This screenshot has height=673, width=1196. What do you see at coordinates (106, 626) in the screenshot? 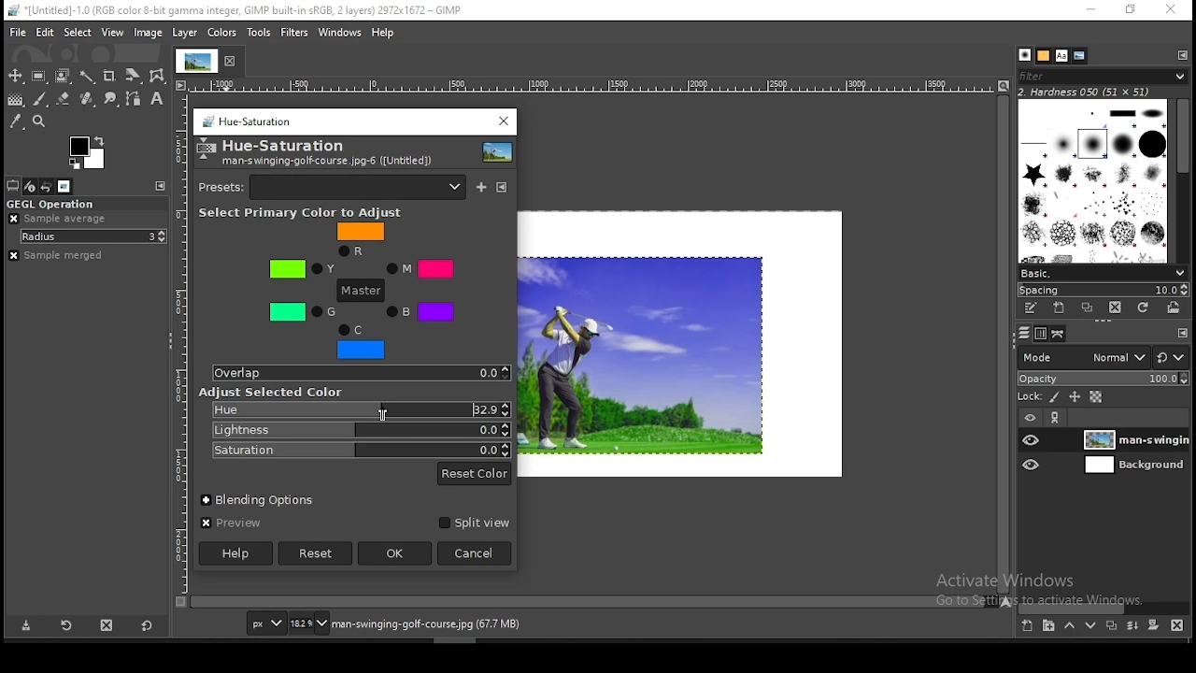
I see `delete tool preset` at bounding box center [106, 626].